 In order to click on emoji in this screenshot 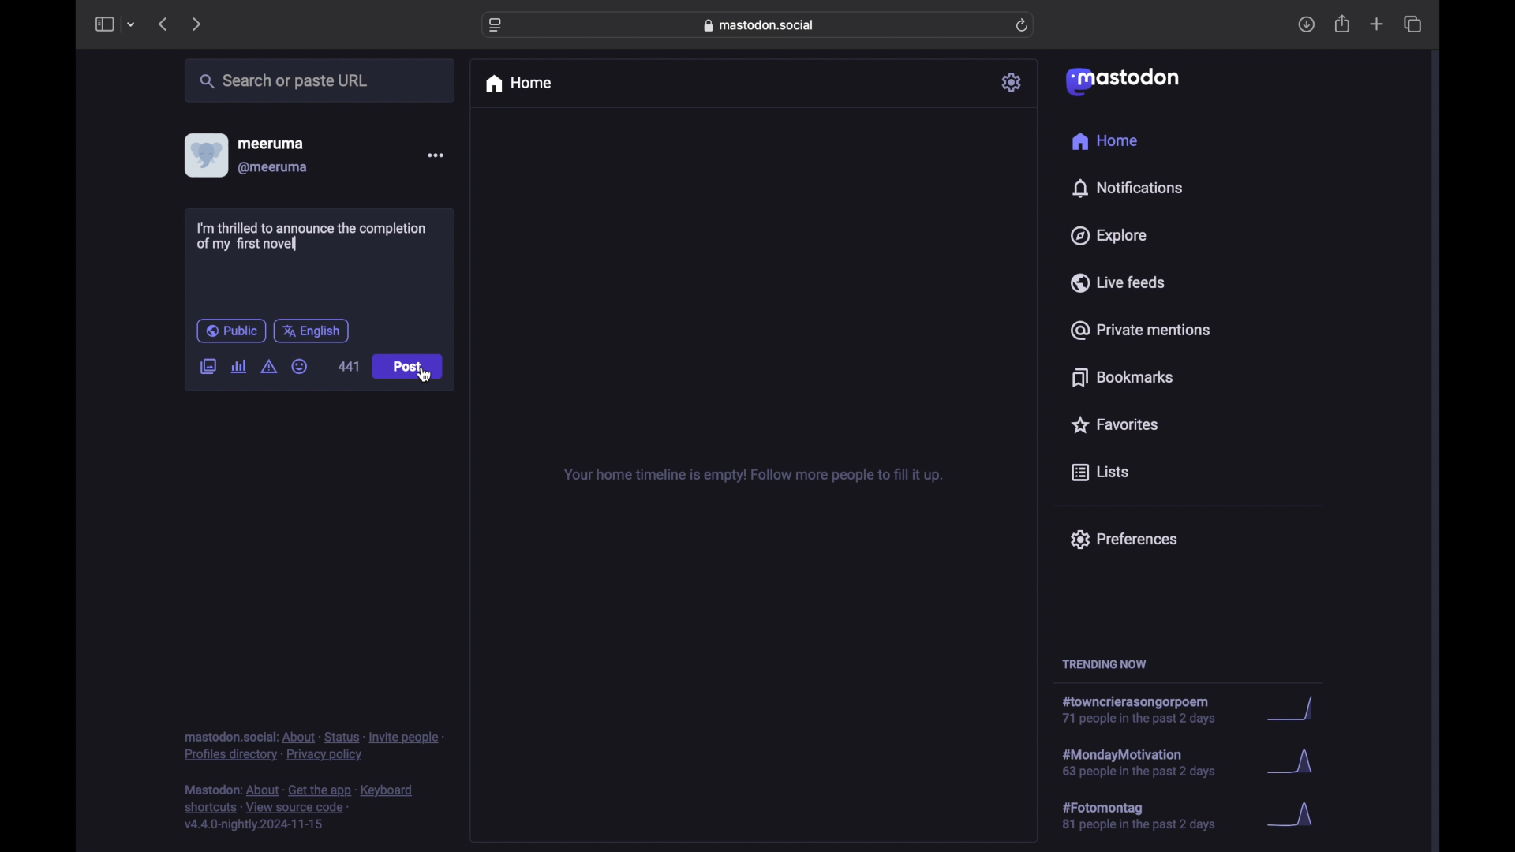, I will do `click(300, 366)`.